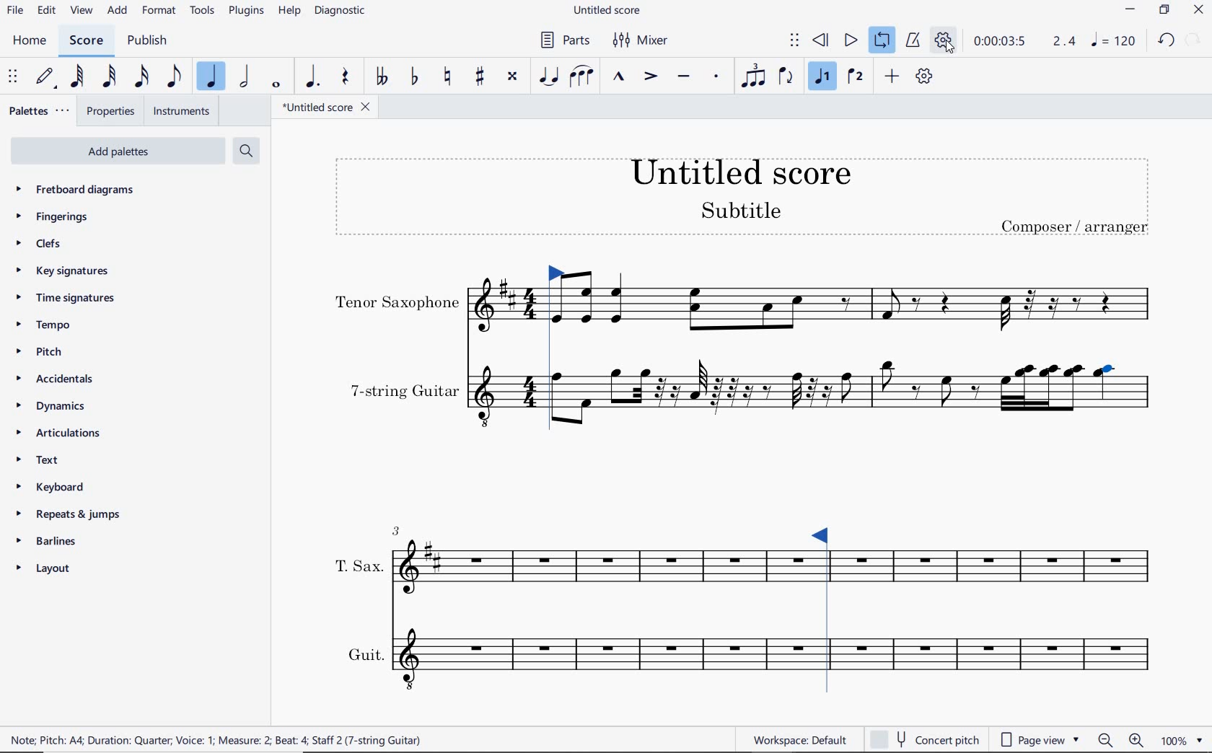  Describe the element at coordinates (1110, 410) in the screenshot. I see `INSTRUMENT: 7-STRING GUITAR` at that location.